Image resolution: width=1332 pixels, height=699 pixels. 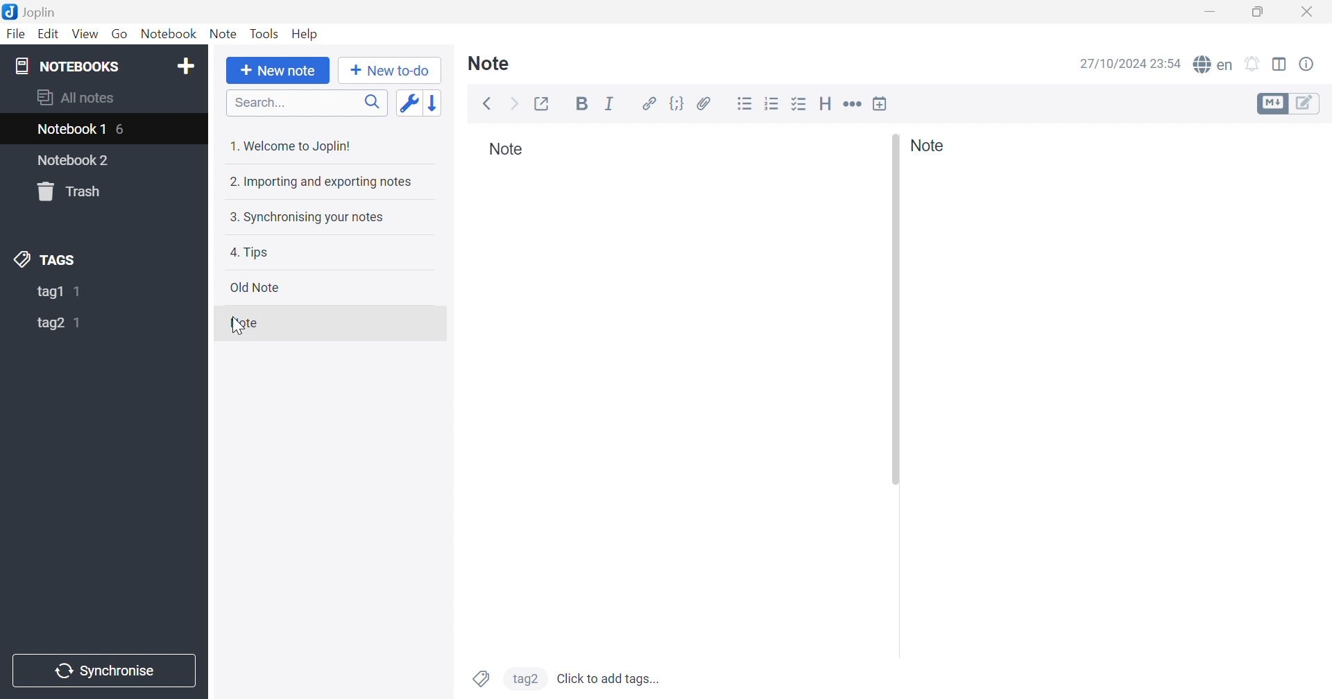 I want to click on tag1, so click(x=48, y=293).